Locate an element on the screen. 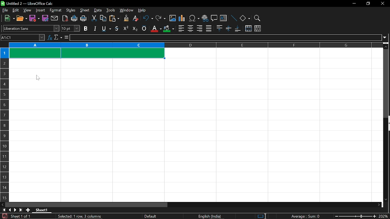  Selected: 1 row, 3 columns is located at coordinates (80, 216).